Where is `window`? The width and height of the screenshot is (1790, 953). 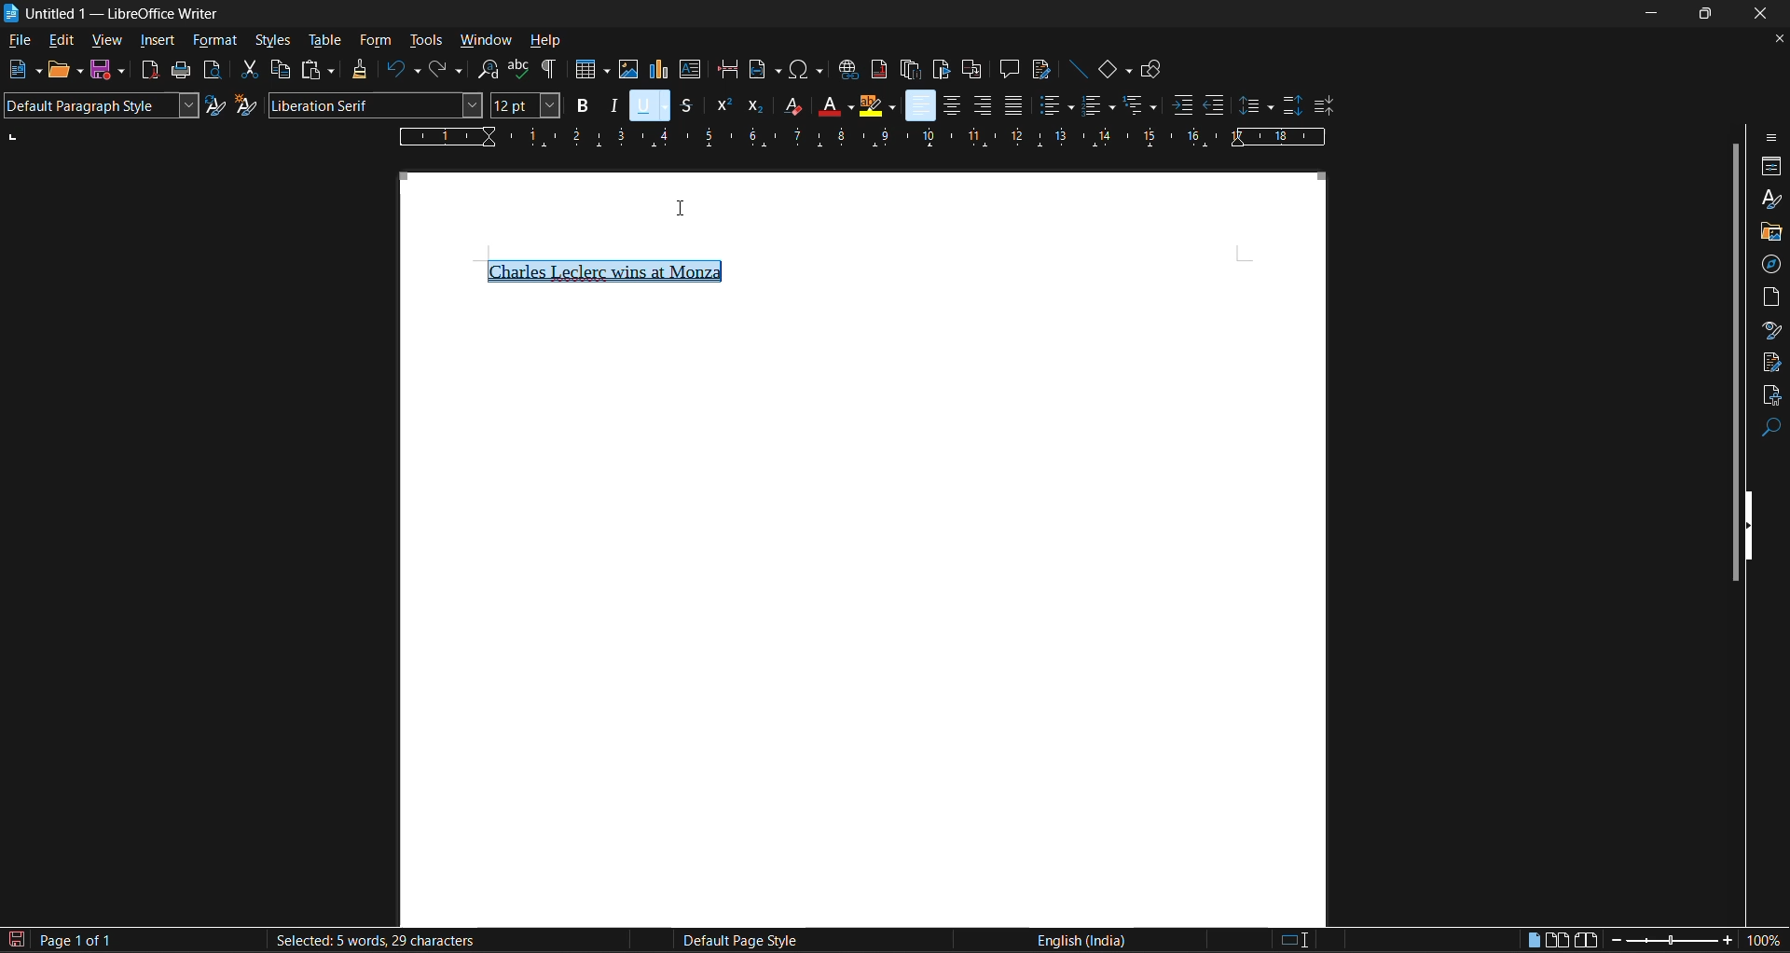
window is located at coordinates (483, 39).